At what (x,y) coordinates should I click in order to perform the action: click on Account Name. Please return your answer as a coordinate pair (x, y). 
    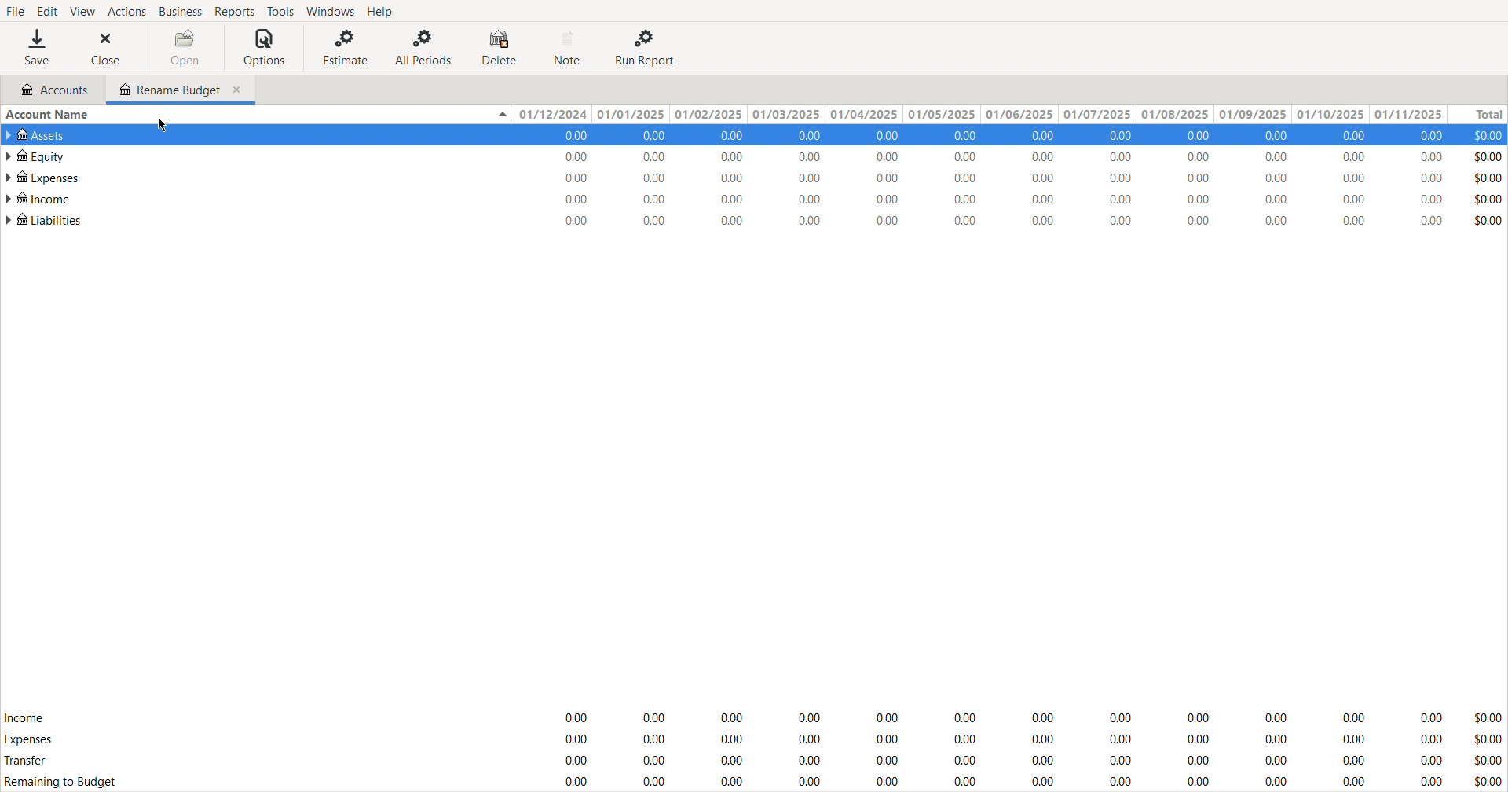
    Looking at the image, I should click on (50, 115).